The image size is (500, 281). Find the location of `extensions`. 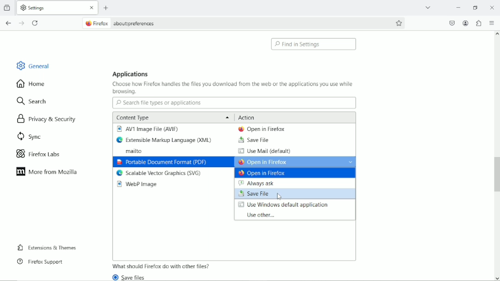

extensions is located at coordinates (478, 23).